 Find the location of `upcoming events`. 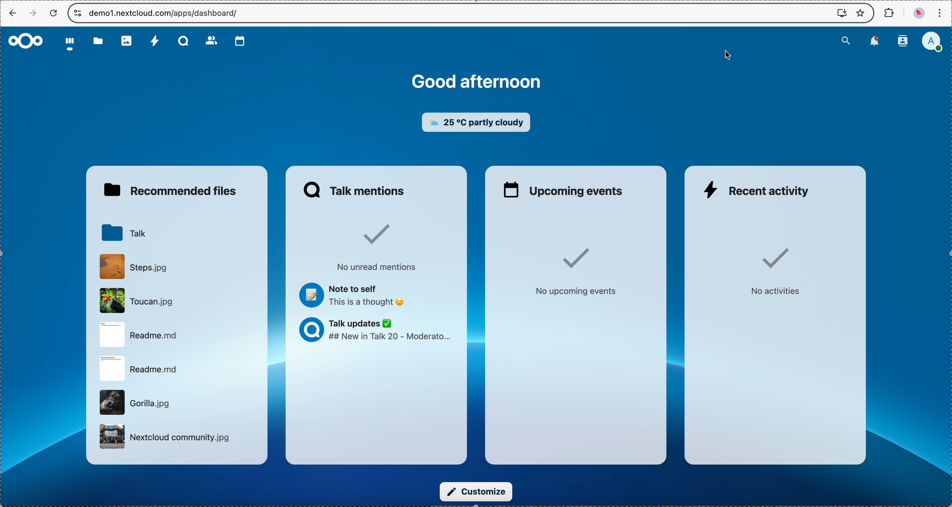

upcoming events is located at coordinates (571, 188).